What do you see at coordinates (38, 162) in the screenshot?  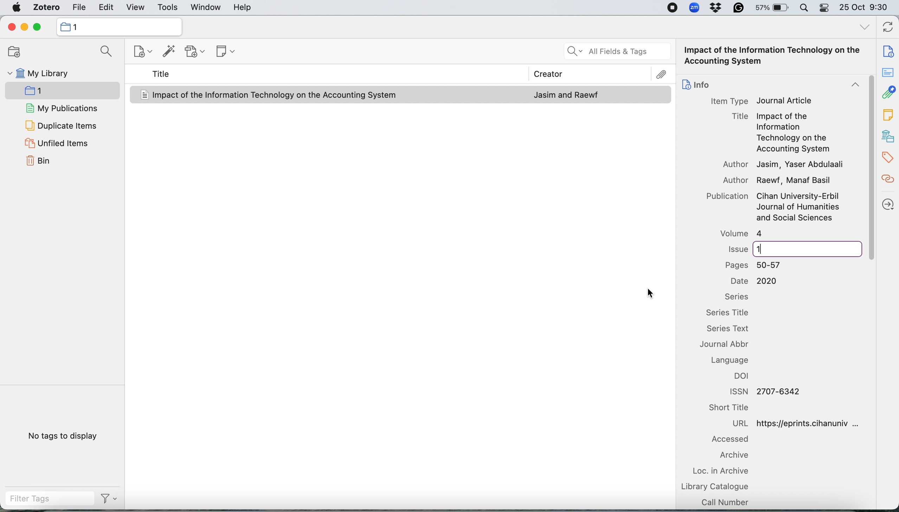 I see `bin` at bounding box center [38, 162].